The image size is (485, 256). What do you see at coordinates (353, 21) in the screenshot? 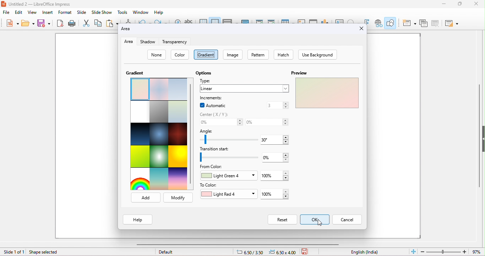
I see `insert special characters` at bounding box center [353, 21].